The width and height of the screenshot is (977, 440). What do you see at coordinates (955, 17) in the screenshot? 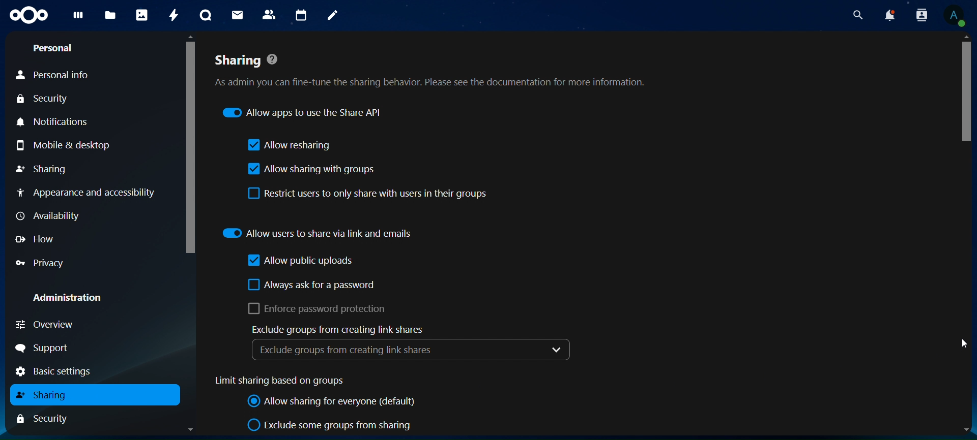
I see `View Profile` at bounding box center [955, 17].